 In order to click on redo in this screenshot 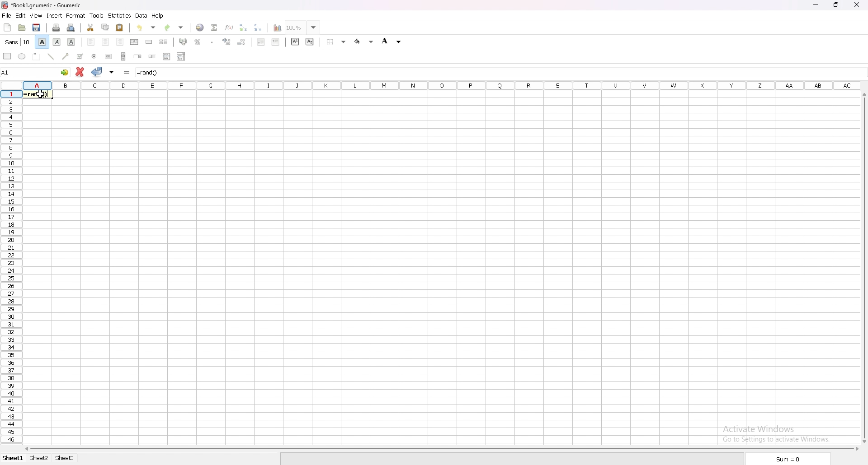, I will do `click(174, 28)`.